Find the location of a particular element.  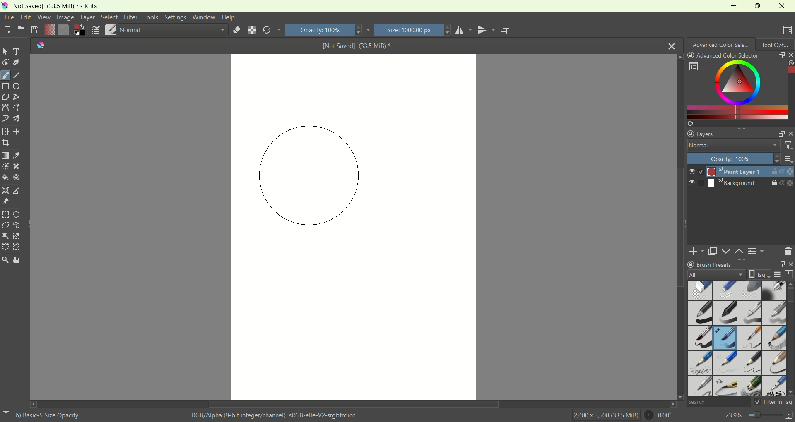

move layer down is located at coordinates (727, 251).